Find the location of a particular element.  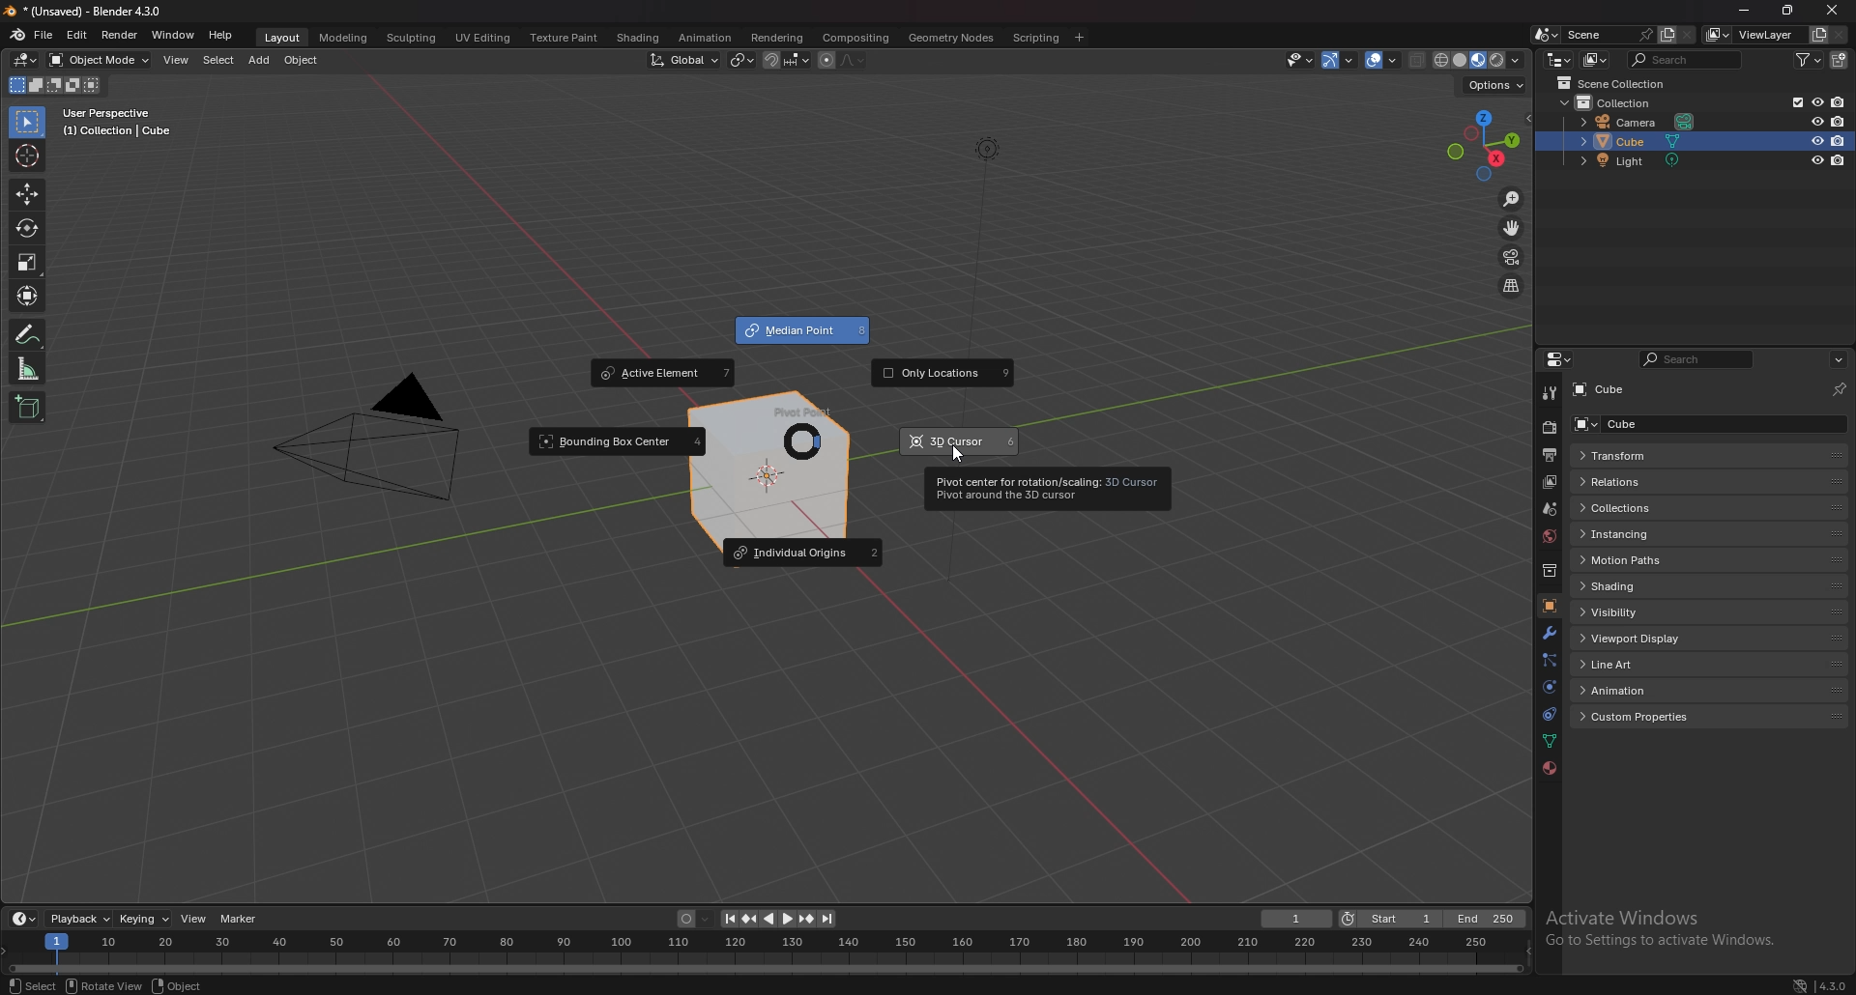

hide in viewport is located at coordinates (1815, 101).